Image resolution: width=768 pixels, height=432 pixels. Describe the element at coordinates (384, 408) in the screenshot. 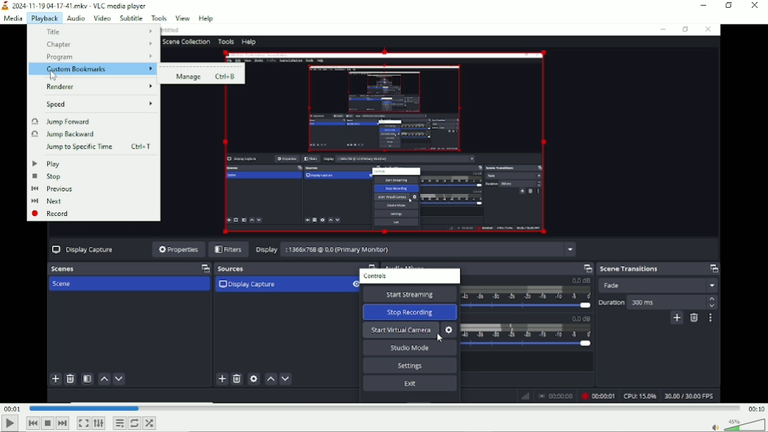

I see `Play duration` at that location.